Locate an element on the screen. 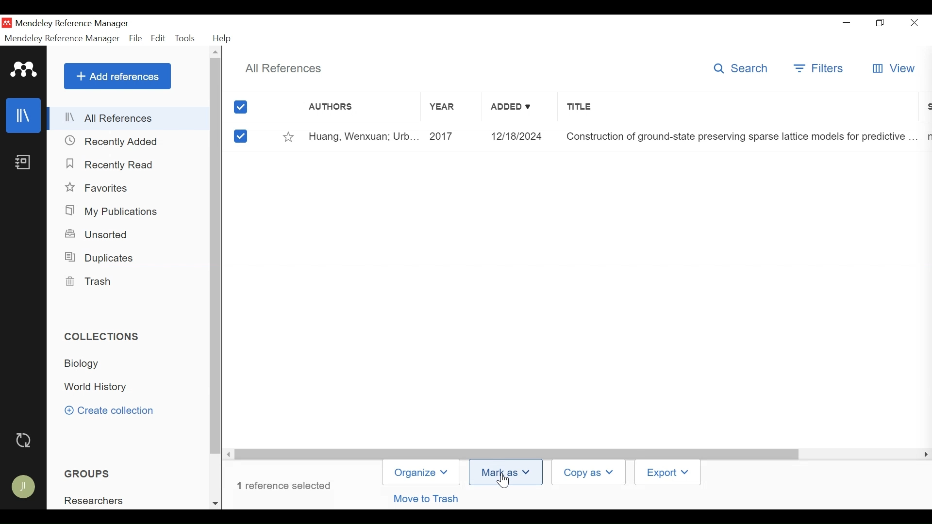  Cursor is located at coordinates (506, 480).